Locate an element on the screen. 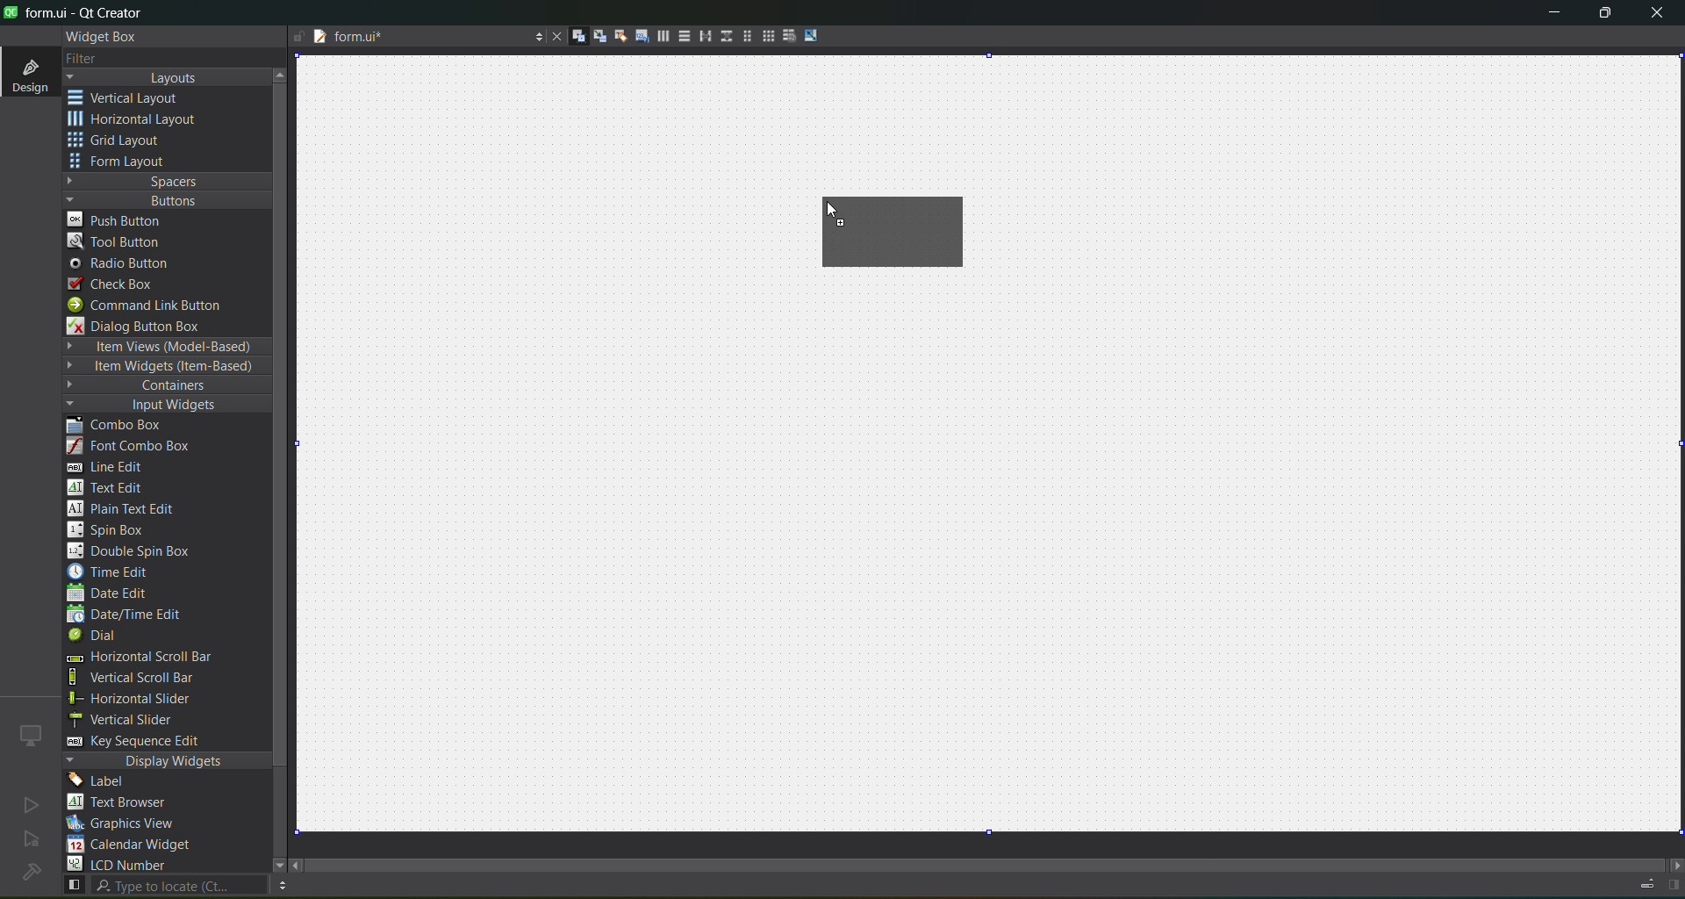 The width and height of the screenshot is (1685, 899). date/time edit is located at coordinates (140, 615).